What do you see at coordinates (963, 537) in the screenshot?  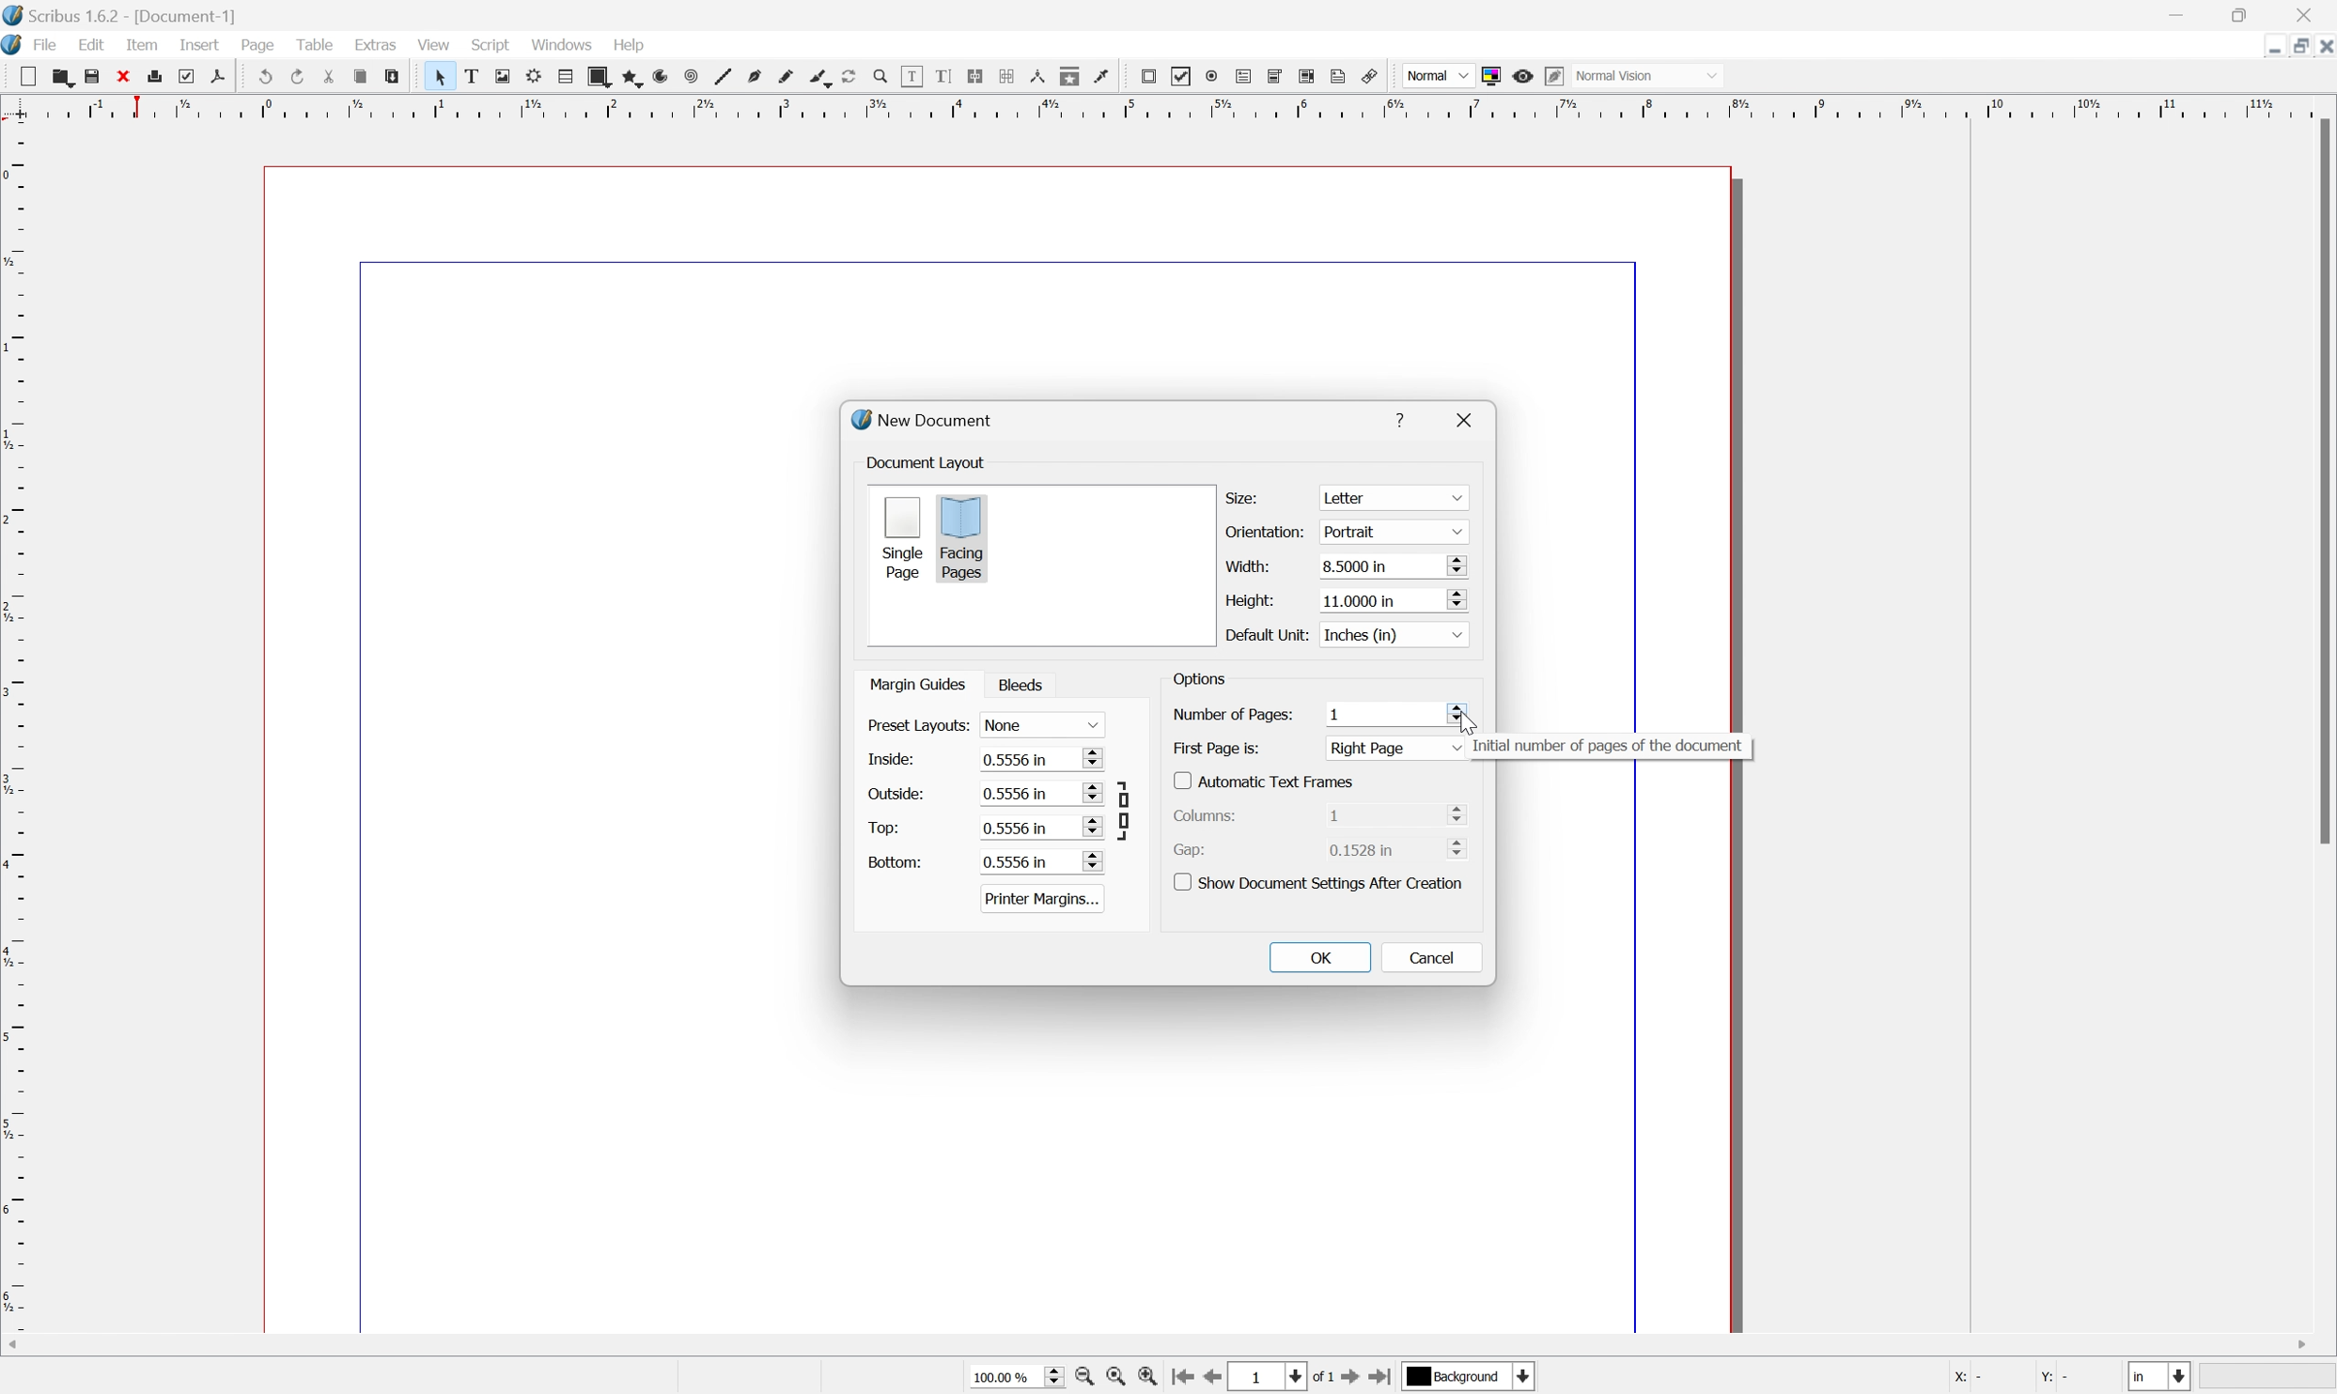 I see `facing pages` at bounding box center [963, 537].